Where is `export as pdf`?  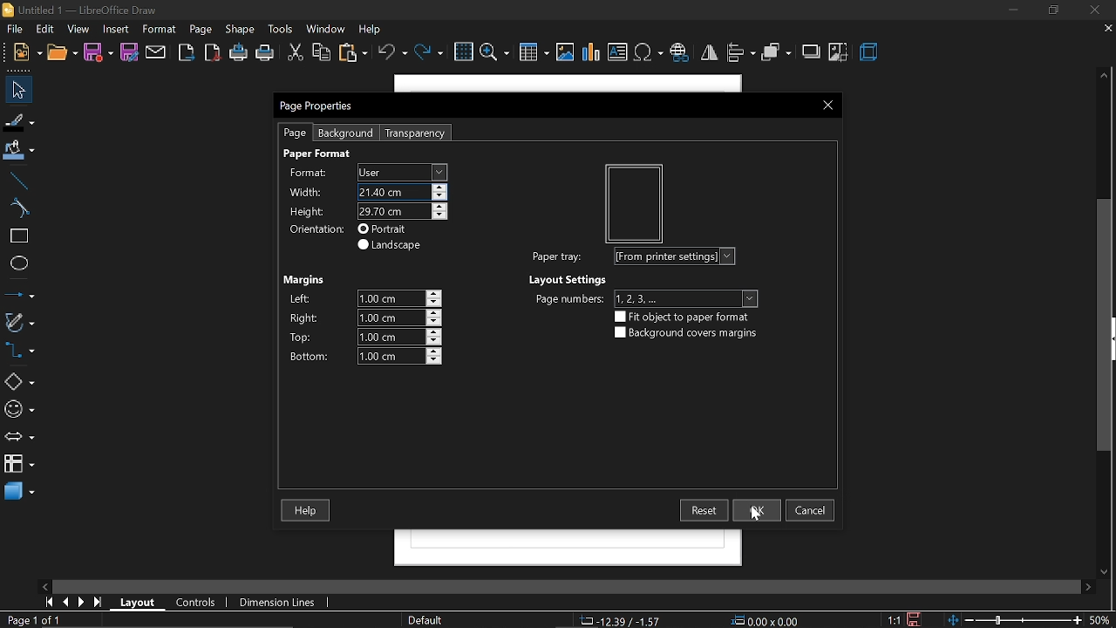
export as pdf is located at coordinates (212, 54).